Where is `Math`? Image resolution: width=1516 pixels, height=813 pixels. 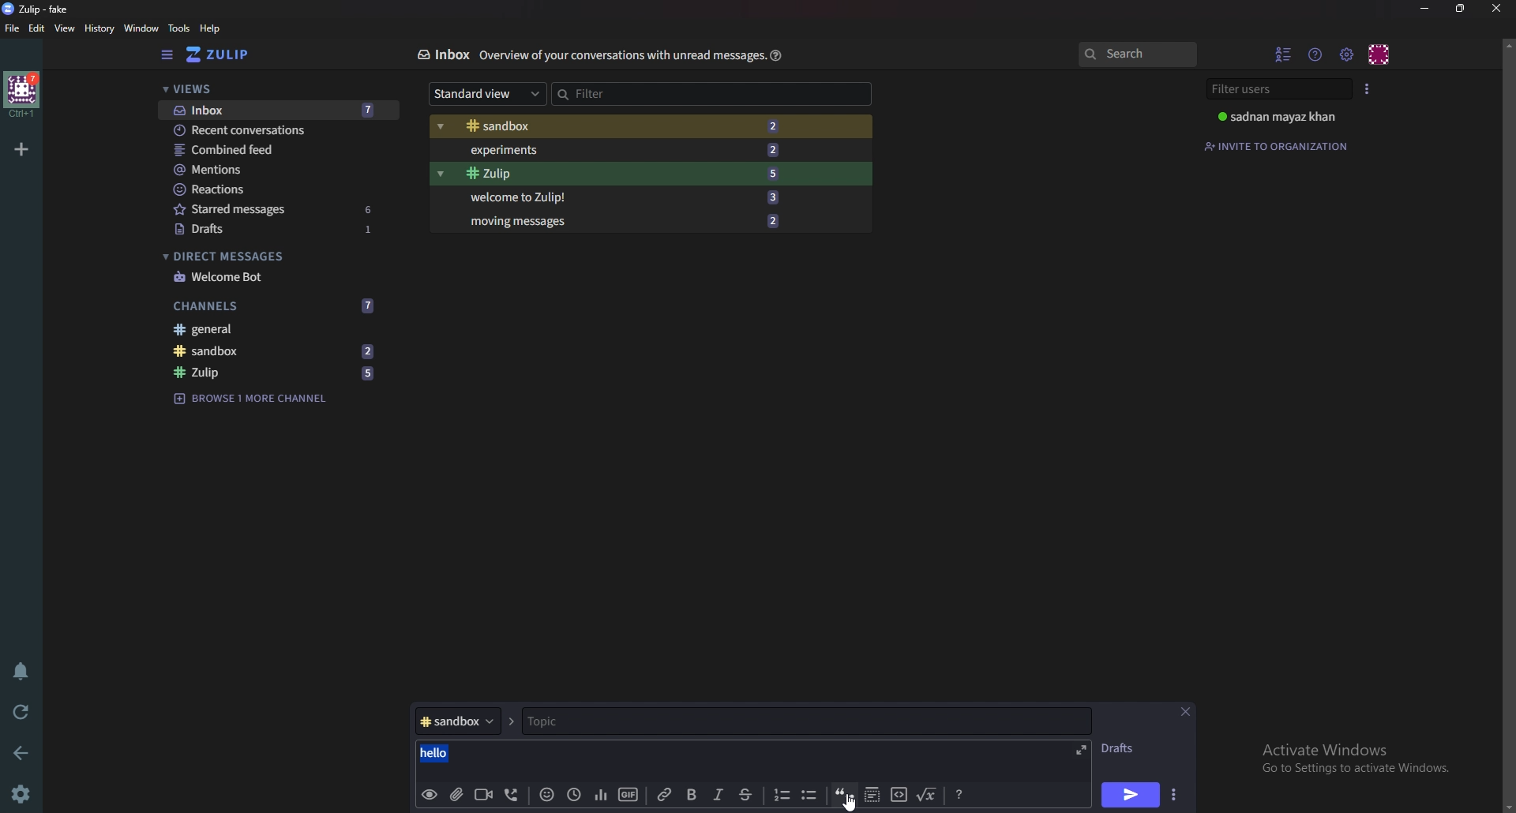 Math is located at coordinates (929, 796).